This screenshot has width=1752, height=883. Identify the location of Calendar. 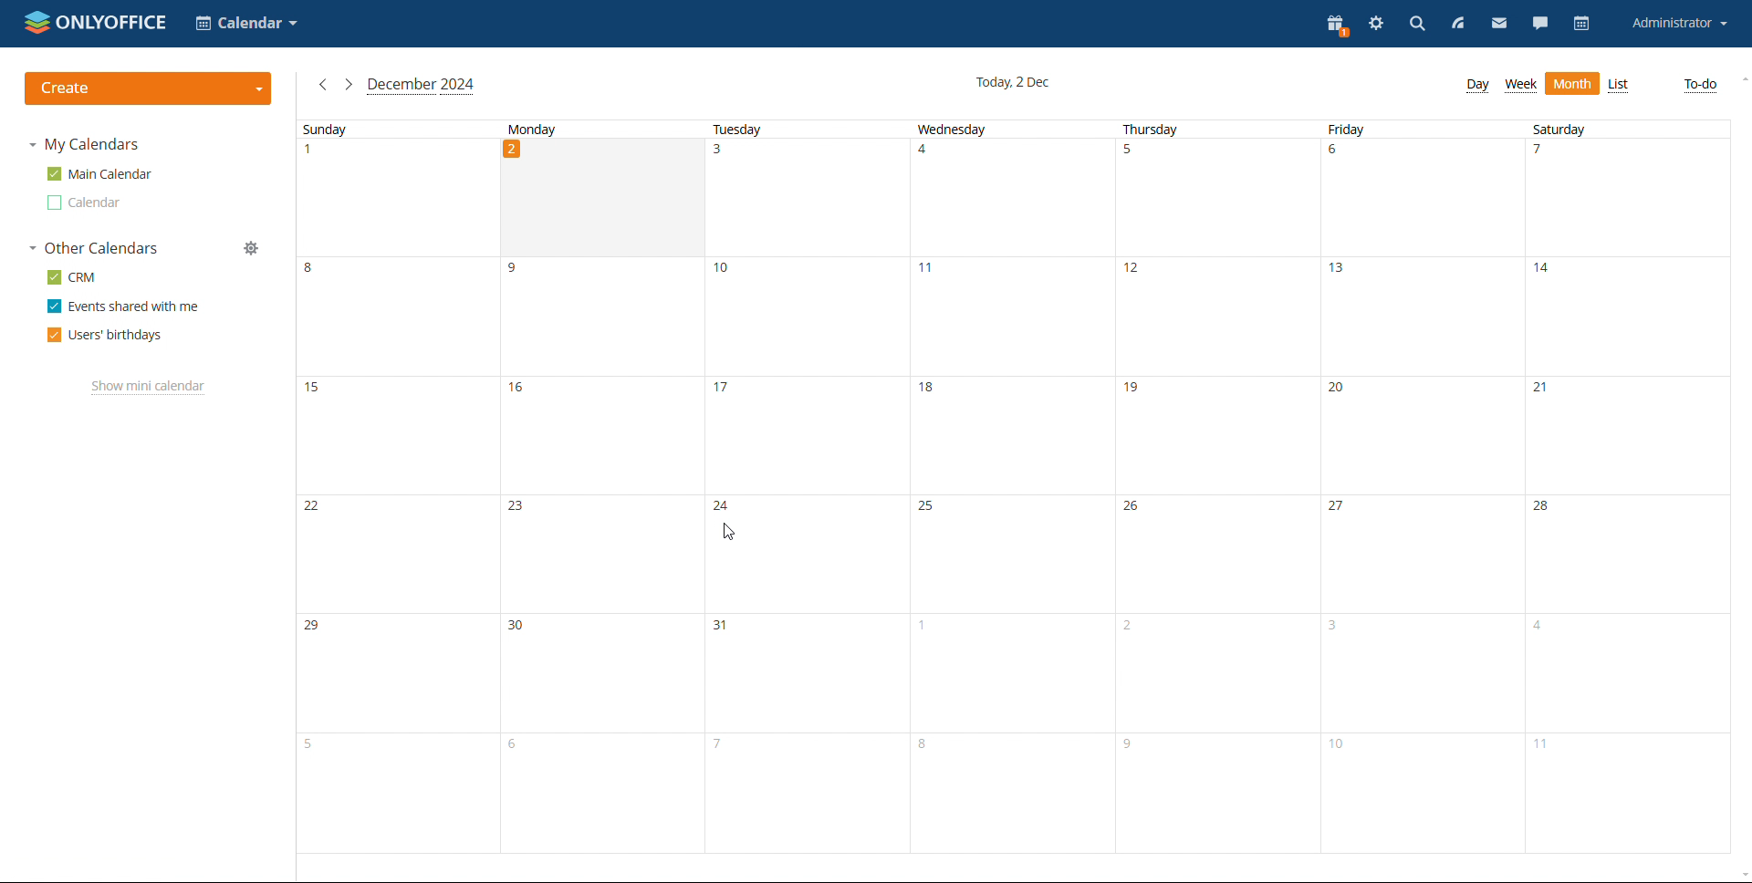
(247, 25).